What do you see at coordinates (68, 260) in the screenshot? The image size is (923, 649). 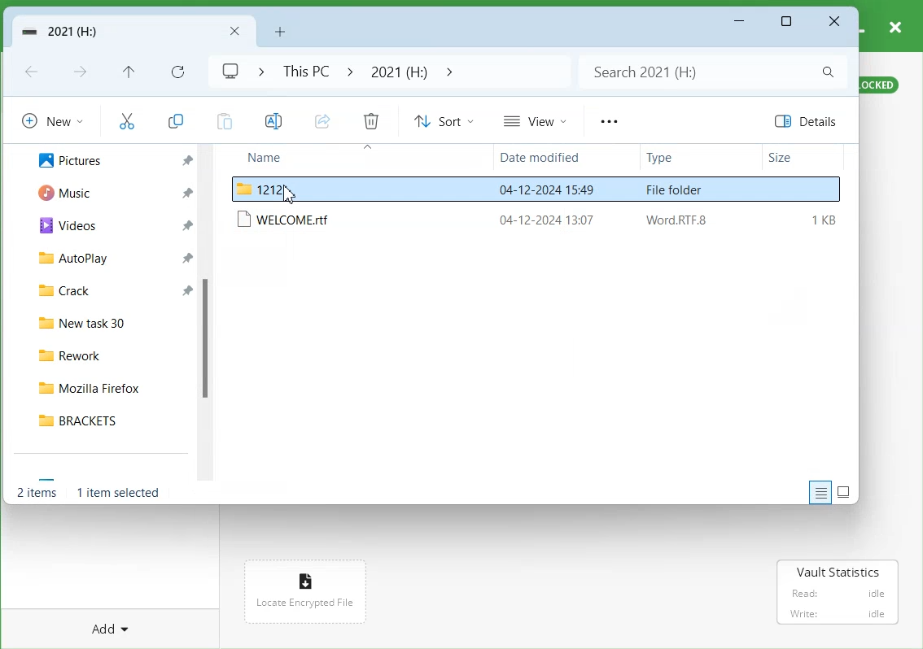 I see `AutoPlay` at bounding box center [68, 260].